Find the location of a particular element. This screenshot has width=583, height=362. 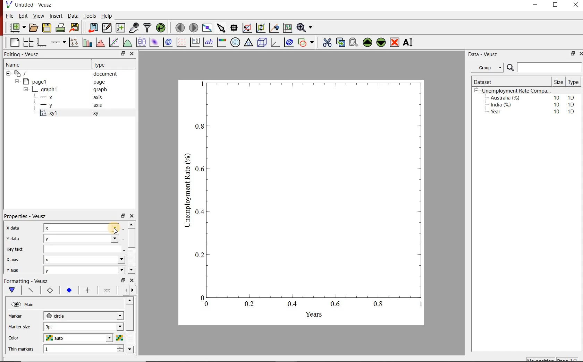

x is located at coordinates (82, 227).